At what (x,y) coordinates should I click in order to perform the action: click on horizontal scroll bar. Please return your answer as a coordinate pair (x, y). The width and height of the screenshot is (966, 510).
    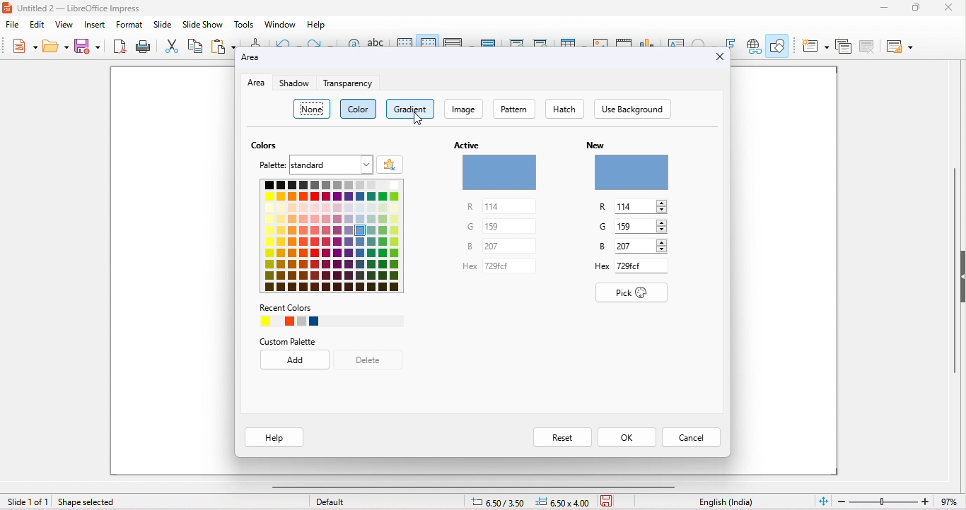
    Looking at the image, I should click on (476, 487).